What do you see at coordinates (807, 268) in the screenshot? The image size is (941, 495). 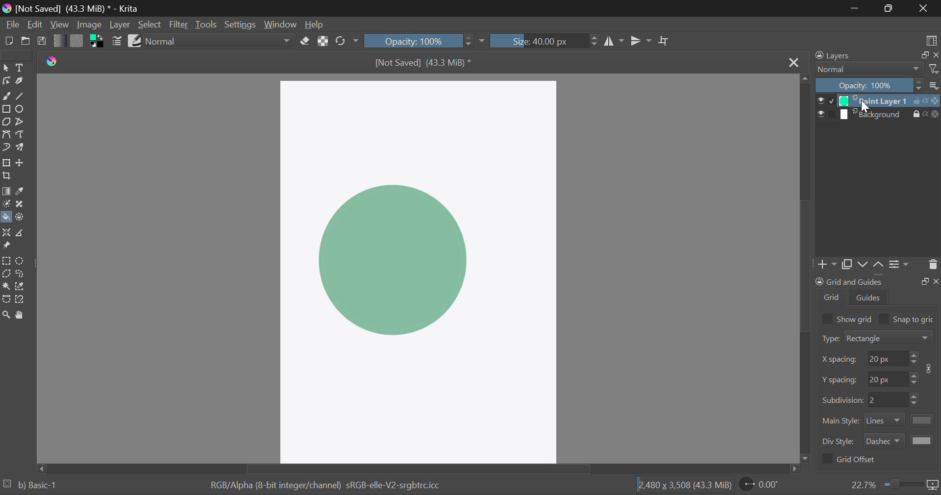 I see `Scroll Bar` at bounding box center [807, 268].